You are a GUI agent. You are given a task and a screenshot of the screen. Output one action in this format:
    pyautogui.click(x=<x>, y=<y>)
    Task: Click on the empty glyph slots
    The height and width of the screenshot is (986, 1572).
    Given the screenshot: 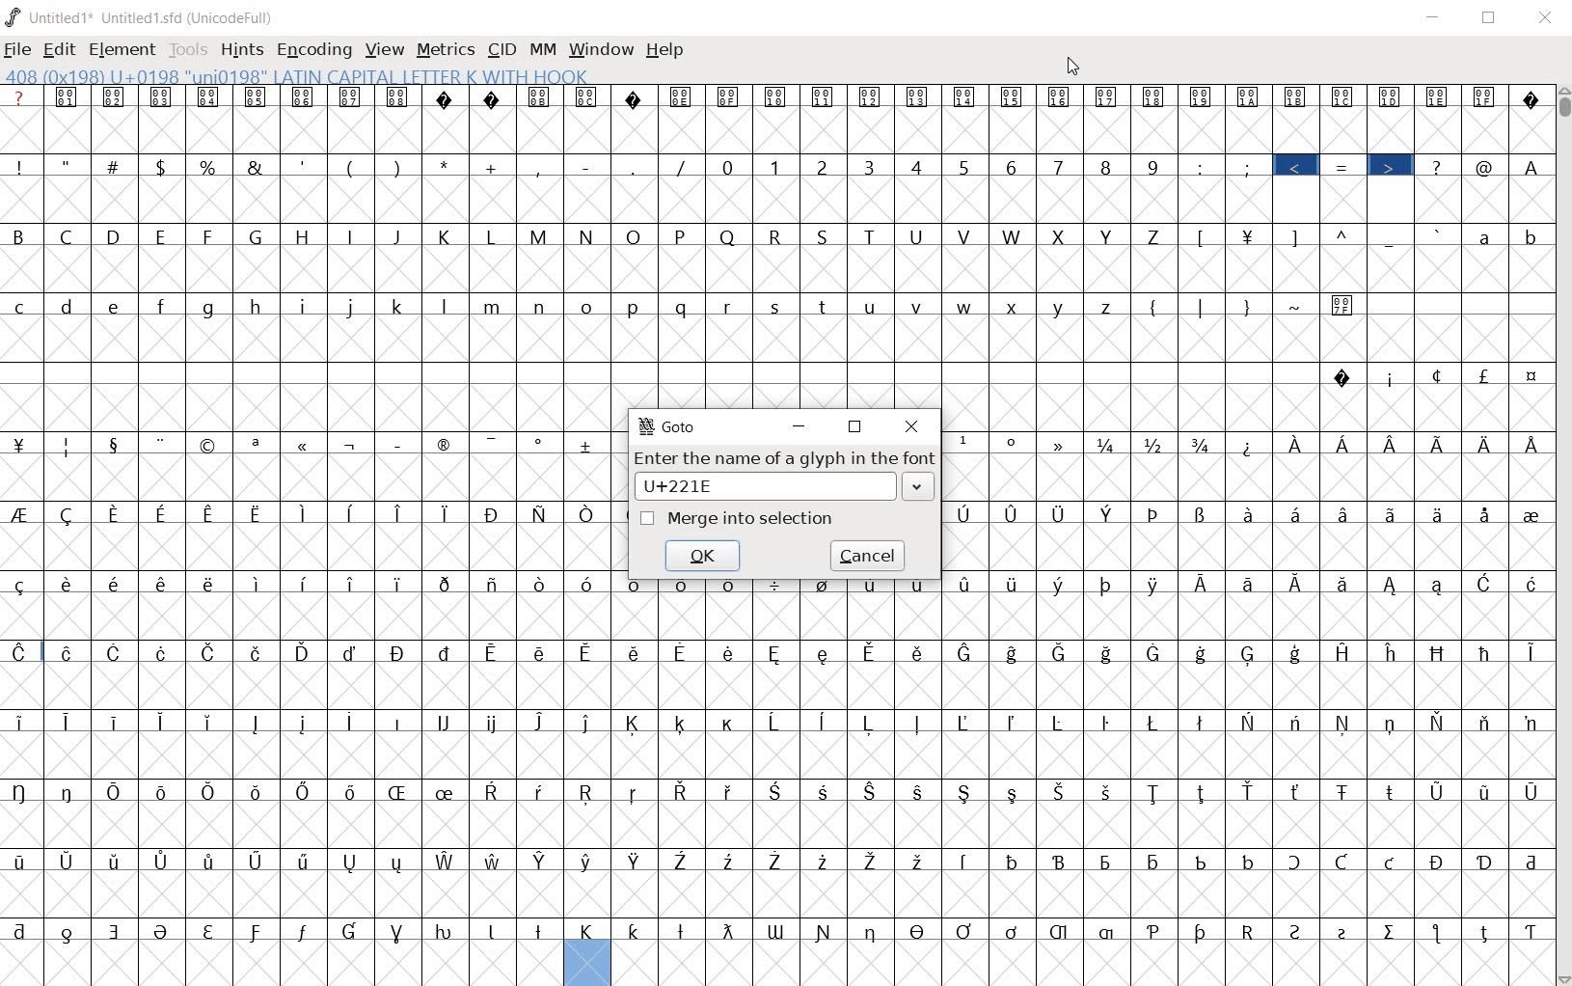 What is the action you would take?
    pyautogui.click(x=775, y=893)
    